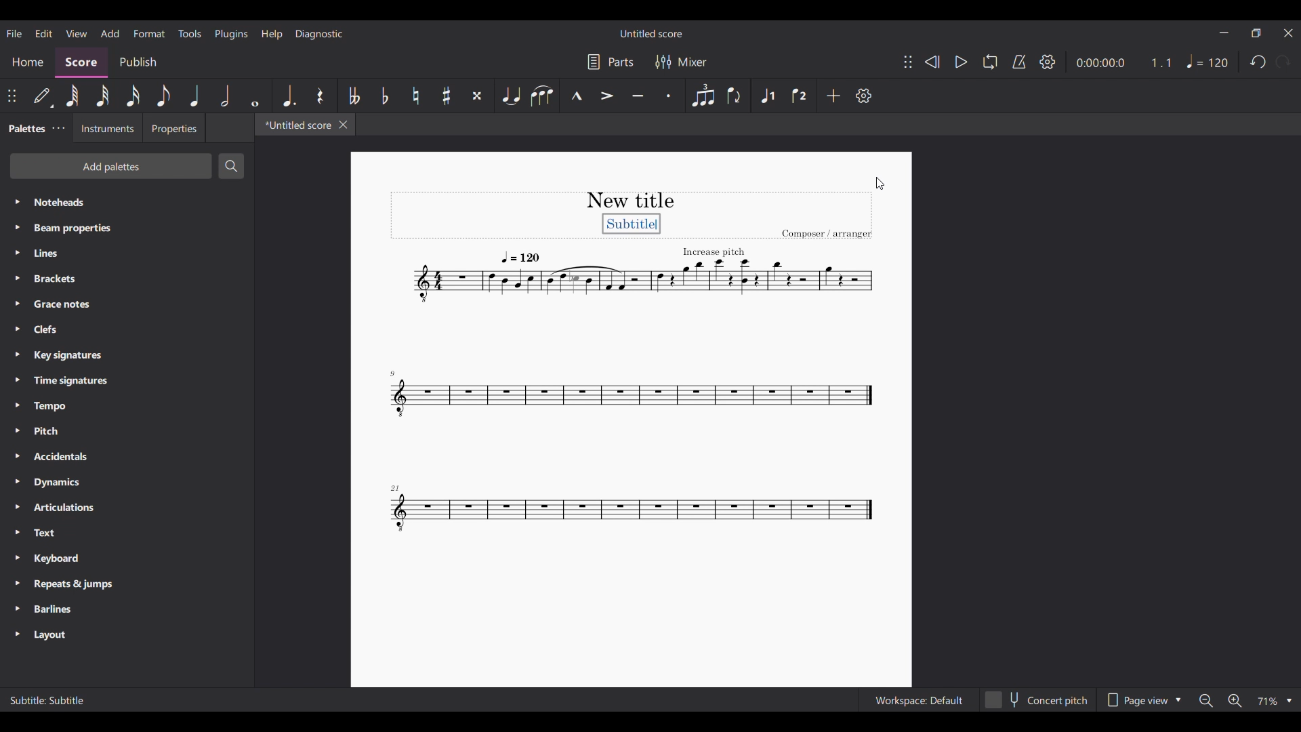 The image size is (1301, 732). What do you see at coordinates (72, 96) in the screenshot?
I see `64th note` at bounding box center [72, 96].